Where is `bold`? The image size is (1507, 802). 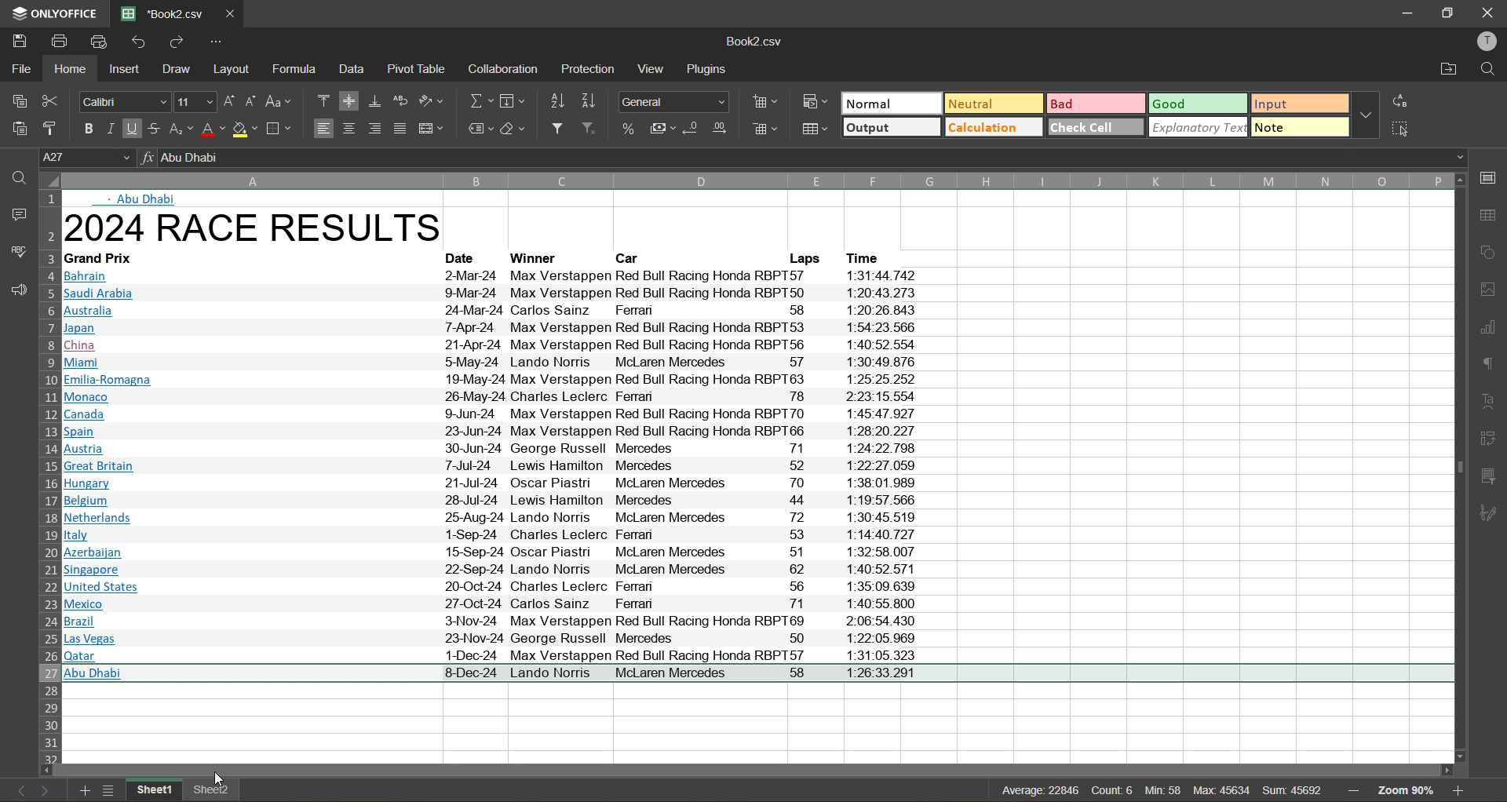
bold is located at coordinates (84, 126).